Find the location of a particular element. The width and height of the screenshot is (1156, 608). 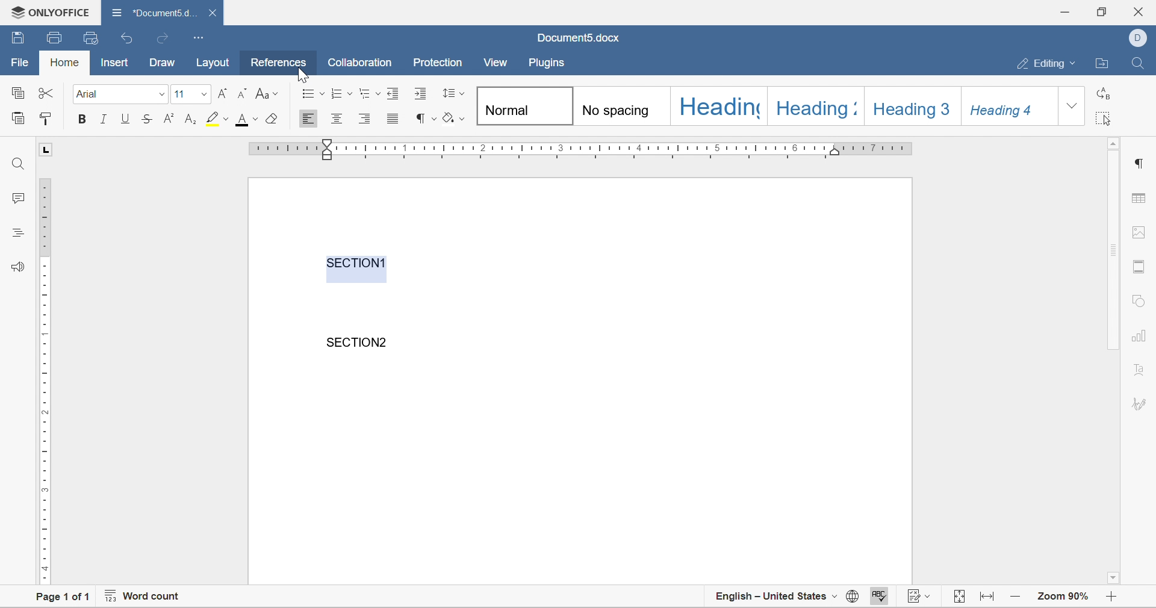

page 1 of 1 is located at coordinates (58, 598).